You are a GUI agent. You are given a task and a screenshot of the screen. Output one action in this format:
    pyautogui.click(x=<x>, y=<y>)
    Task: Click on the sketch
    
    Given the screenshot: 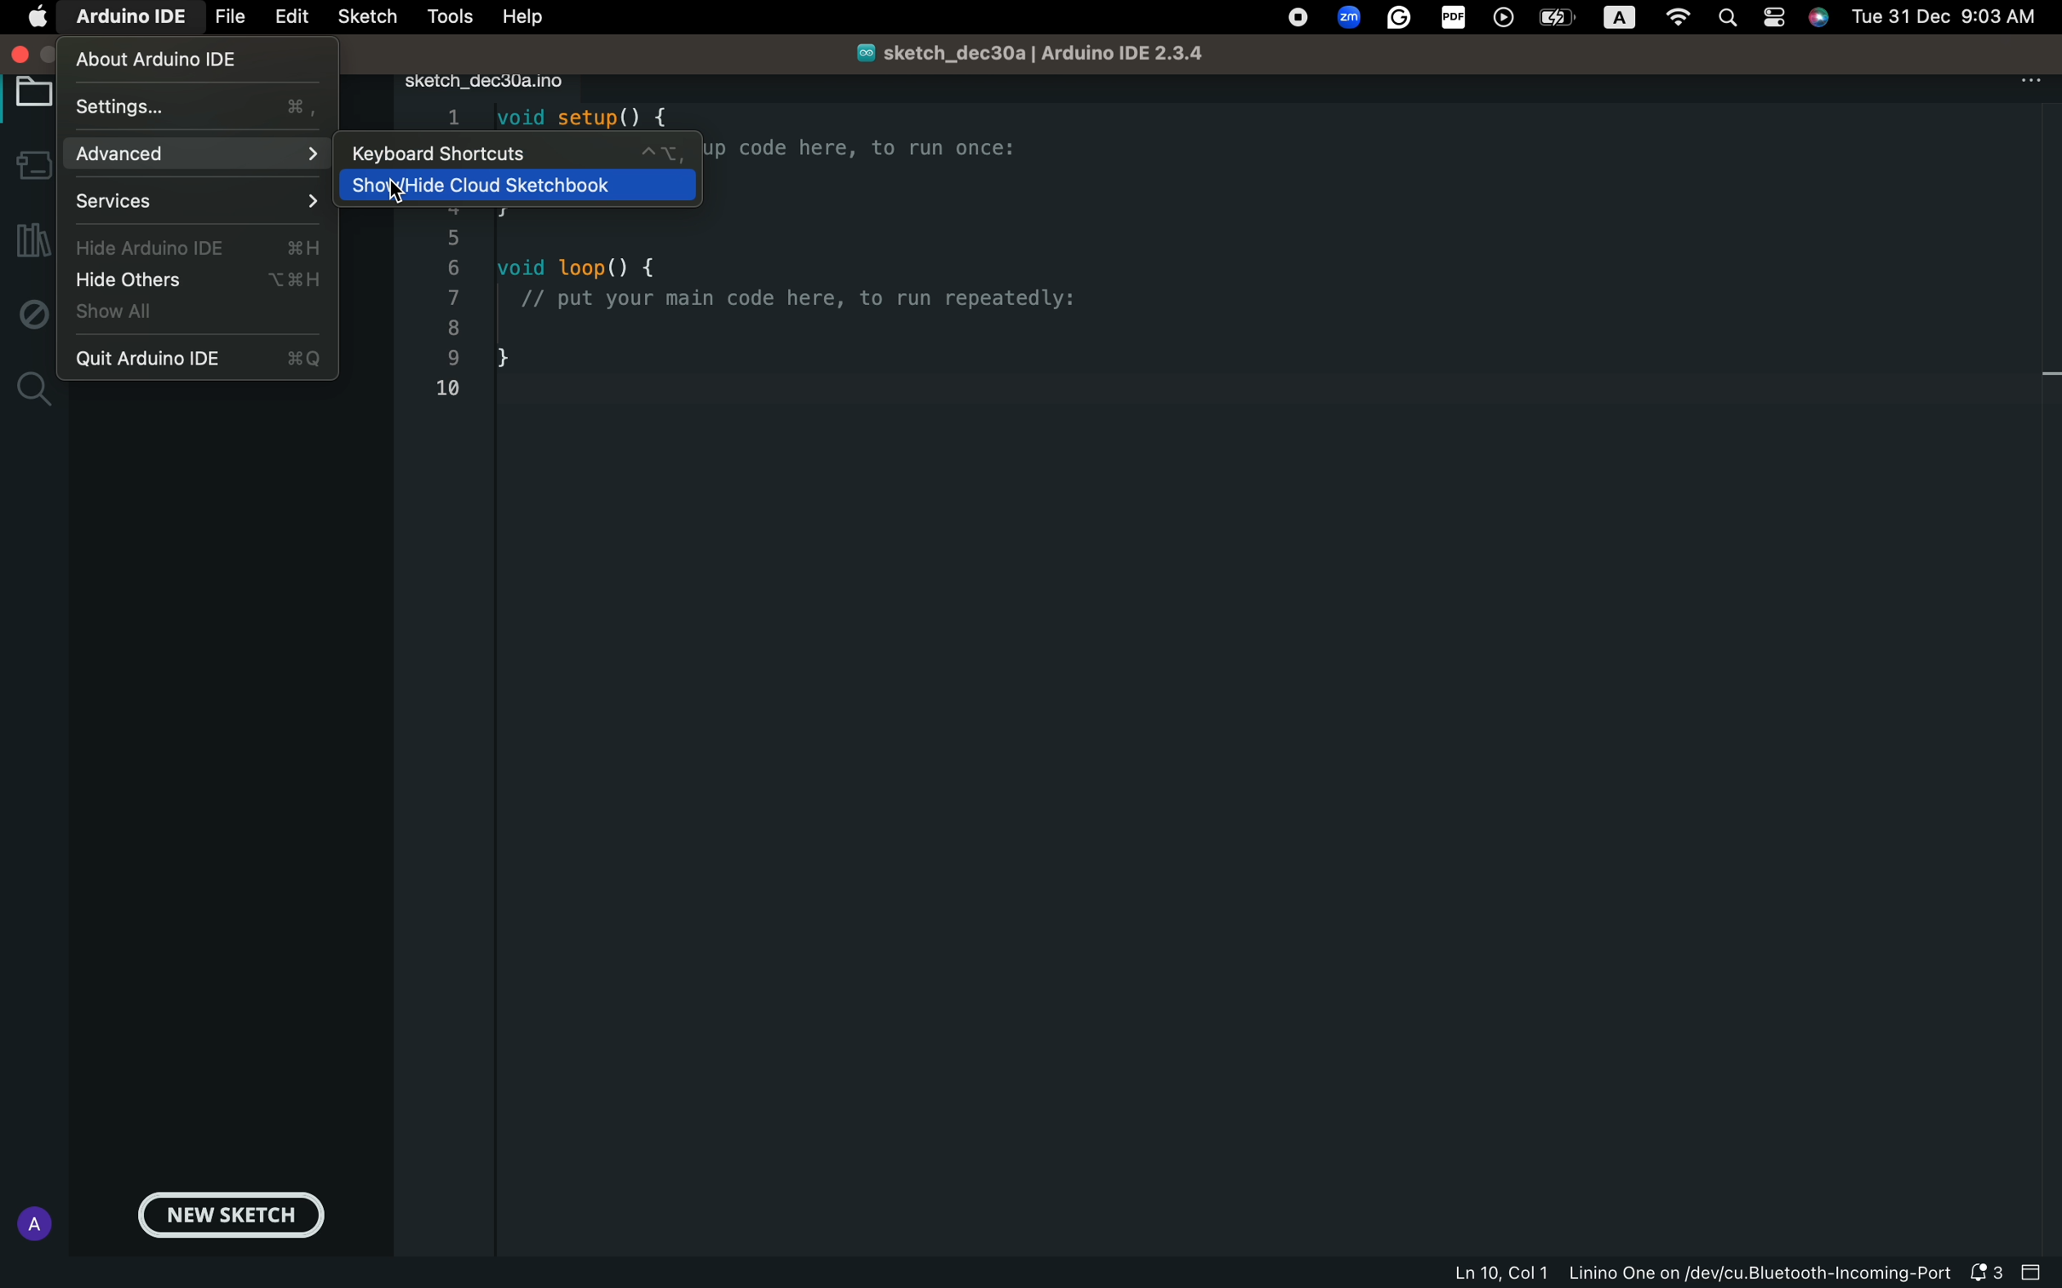 What is the action you would take?
    pyautogui.click(x=366, y=18)
    